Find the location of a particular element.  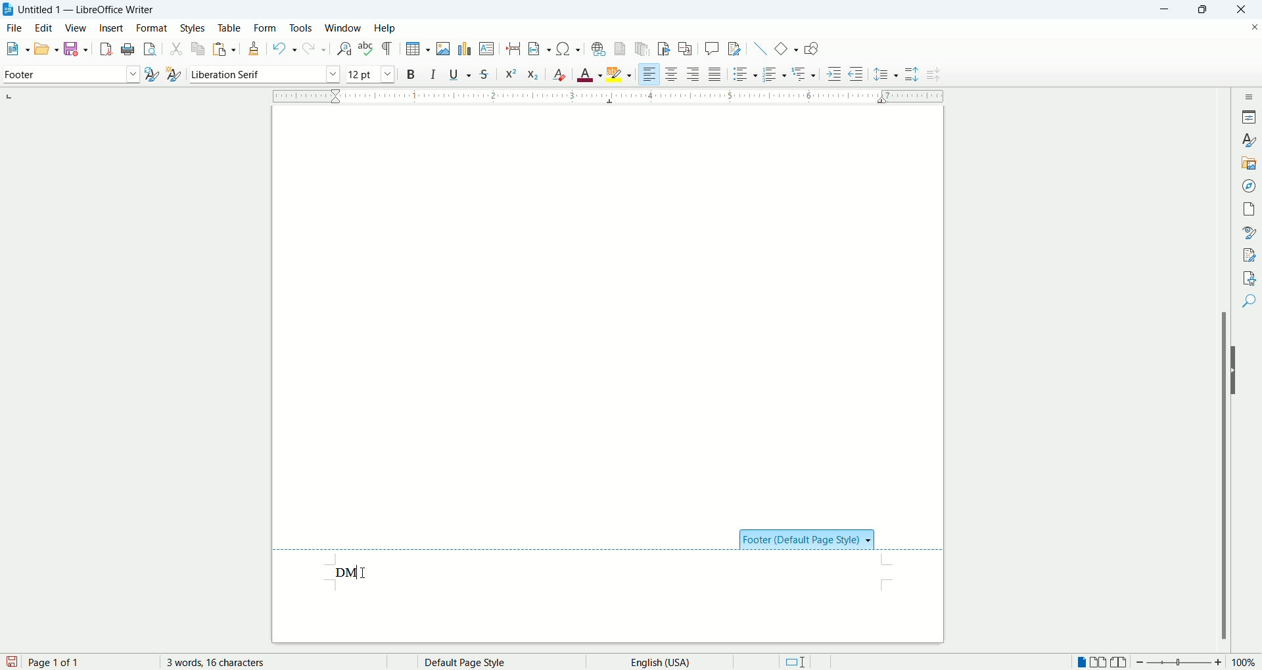

show draw functions is located at coordinates (811, 50).